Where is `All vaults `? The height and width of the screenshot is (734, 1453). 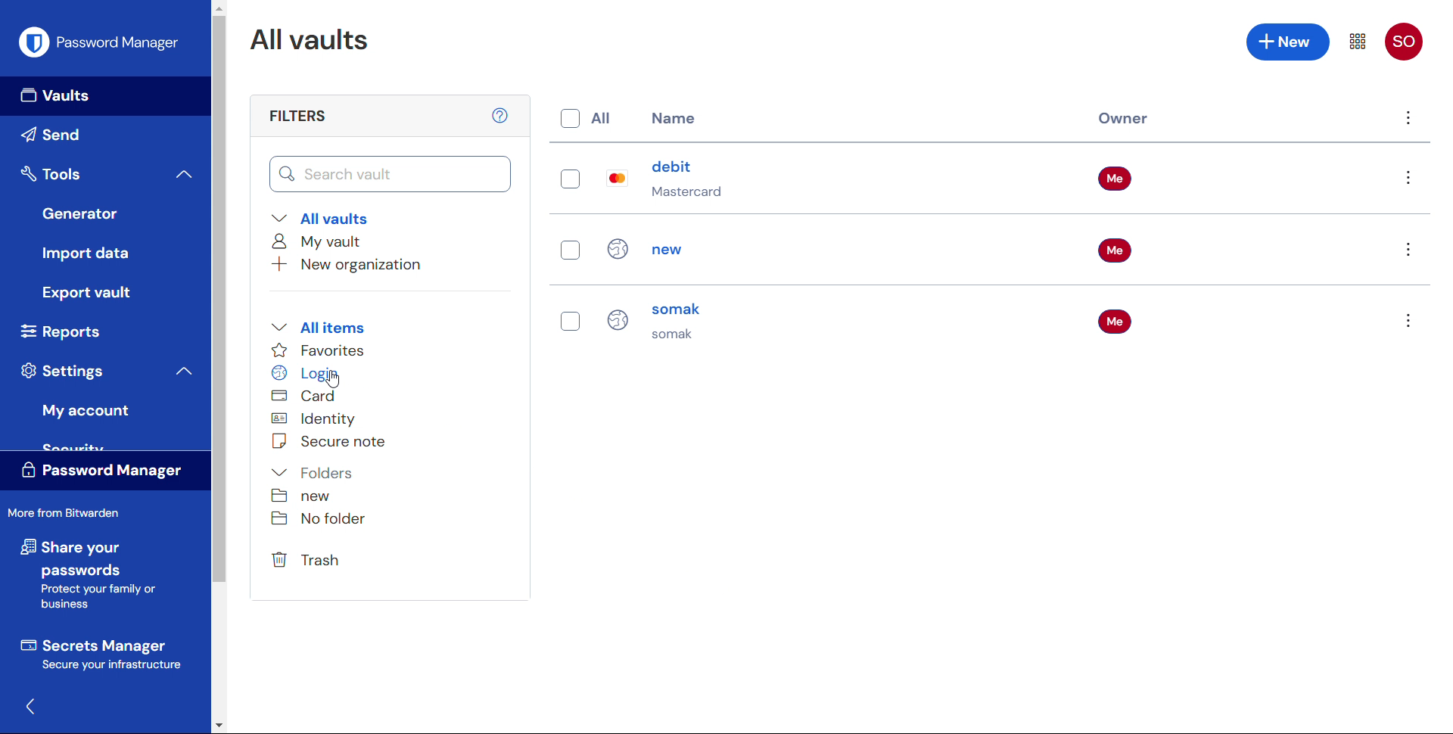 All vaults  is located at coordinates (325, 219).